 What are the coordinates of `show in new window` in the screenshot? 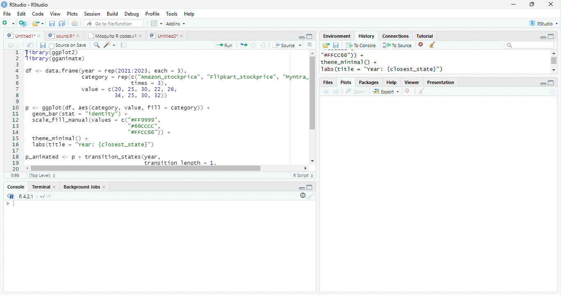 It's located at (30, 45).